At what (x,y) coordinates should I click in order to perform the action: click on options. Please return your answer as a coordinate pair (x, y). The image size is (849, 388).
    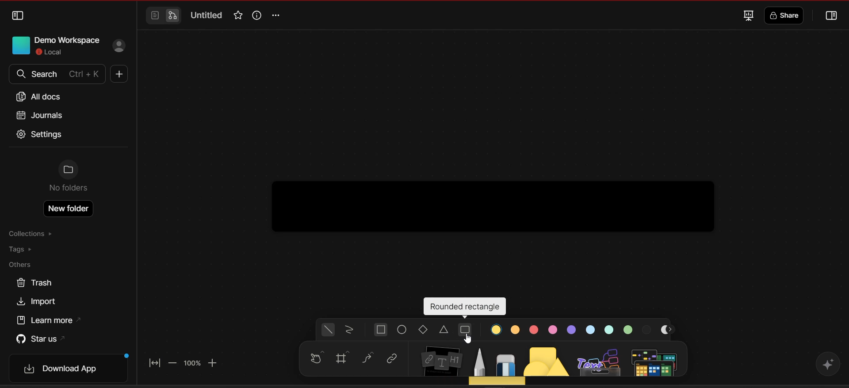
    Looking at the image, I should click on (278, 15).